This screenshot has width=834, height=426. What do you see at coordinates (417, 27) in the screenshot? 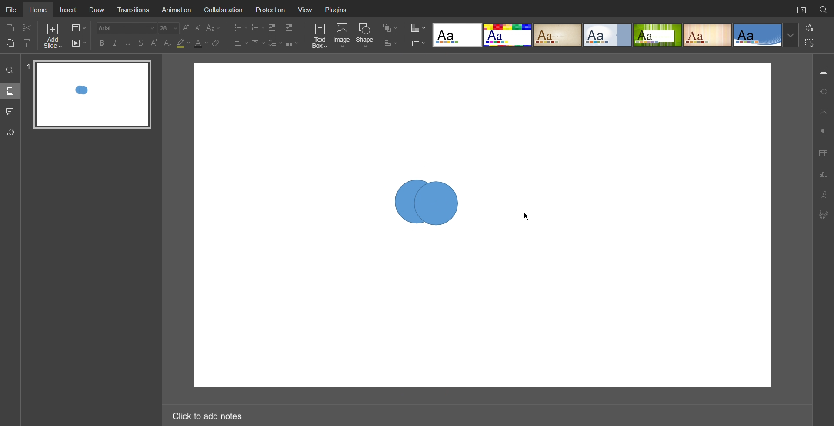
I see `Colors` at bounding box center [417, 27].